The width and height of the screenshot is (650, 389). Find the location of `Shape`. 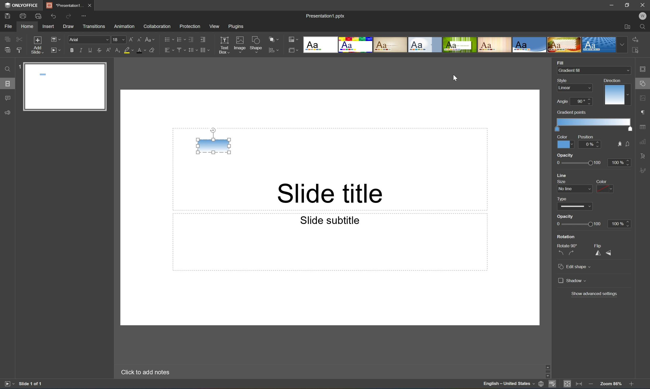

Shape is located at coordinates (256, 46).